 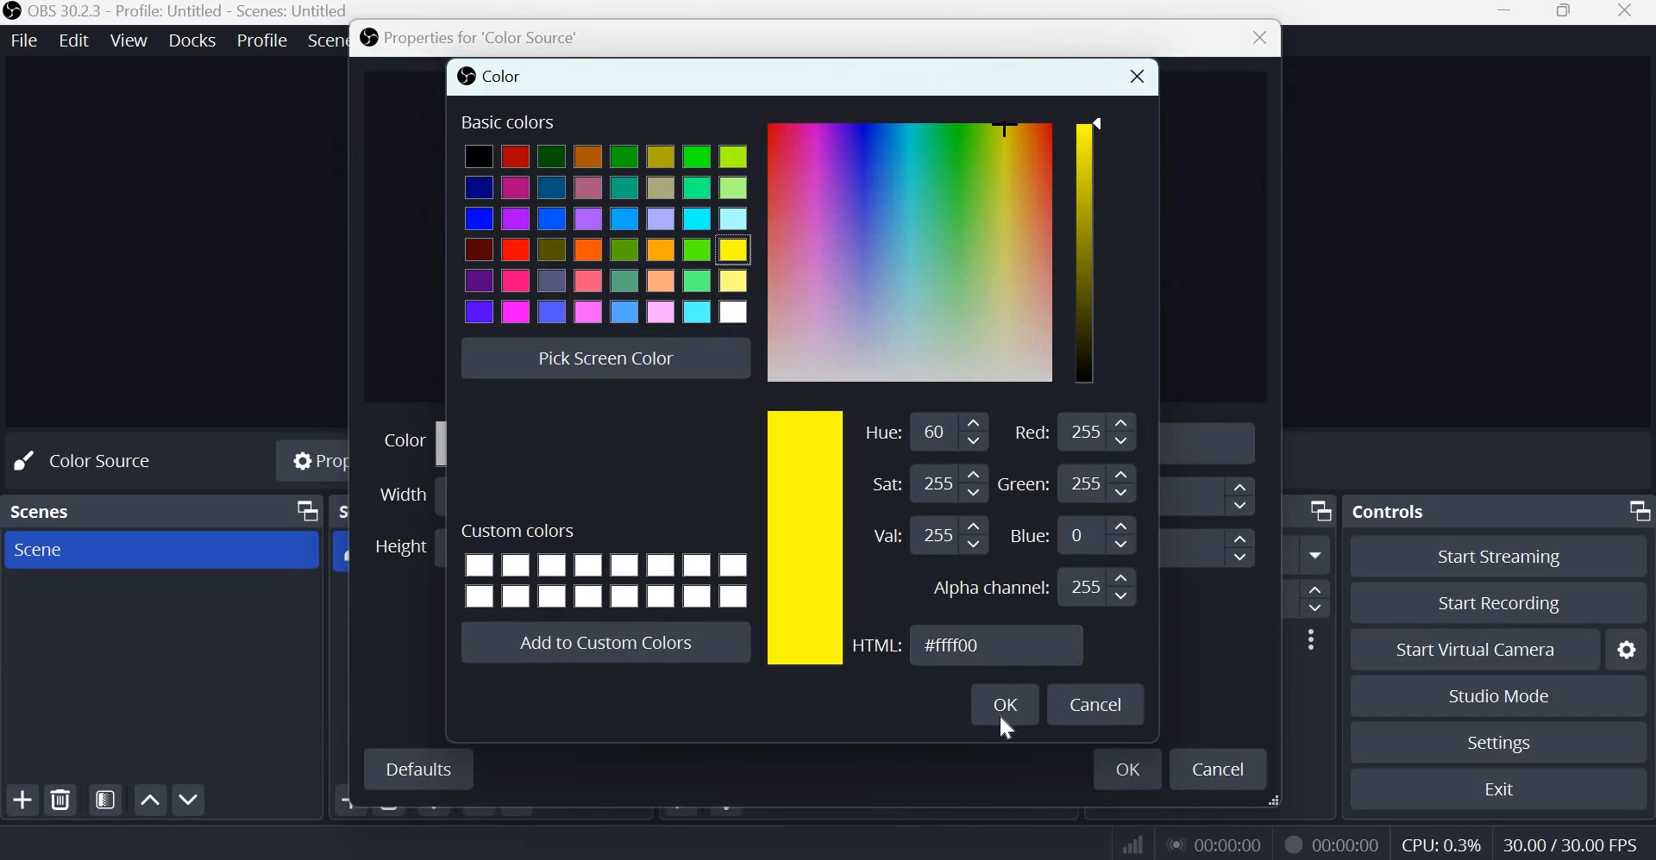 I want to click on Open scene filters, so click(x=105, y=801).